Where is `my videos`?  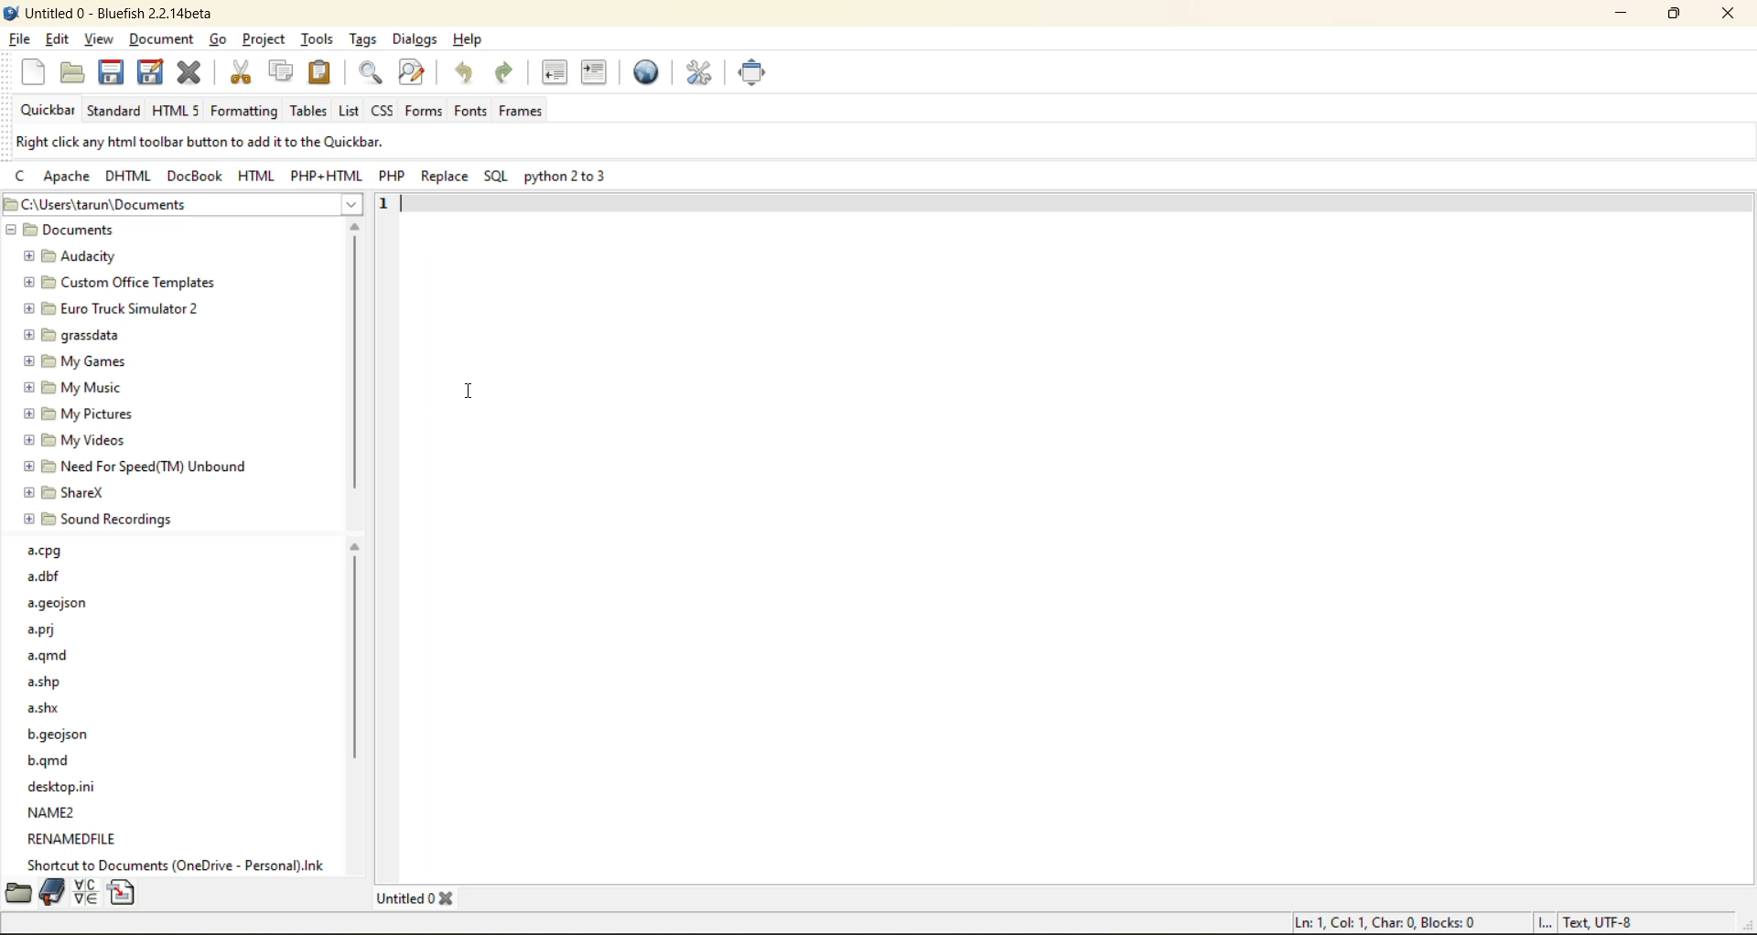 my videos is located at coordinates (77, 441).